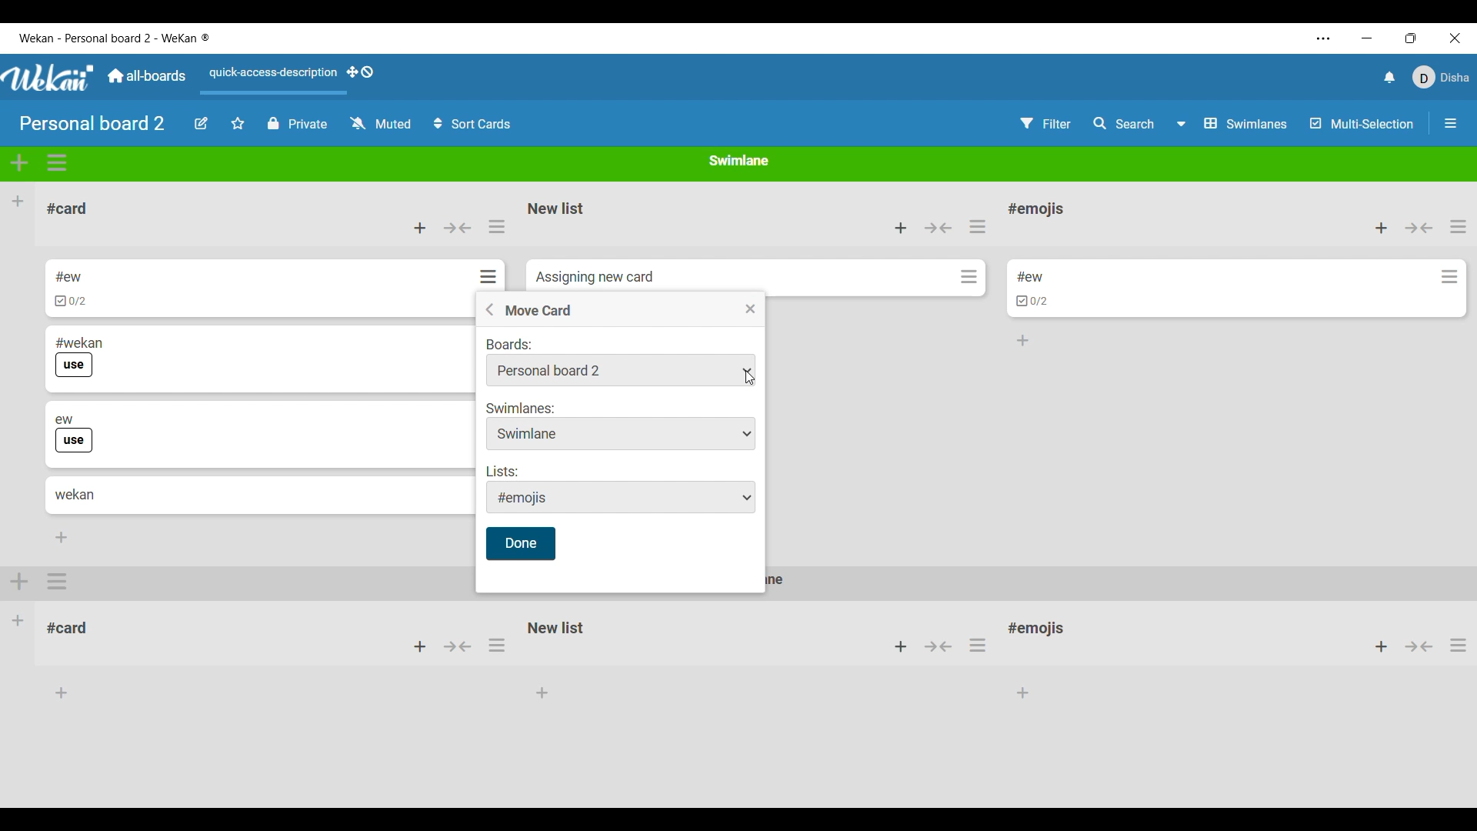 Image resolution: width=1477 pixels, height=831 pixels. Describe the element at coordinates (75, 626) in the screenshot. I see `#card` at that location.